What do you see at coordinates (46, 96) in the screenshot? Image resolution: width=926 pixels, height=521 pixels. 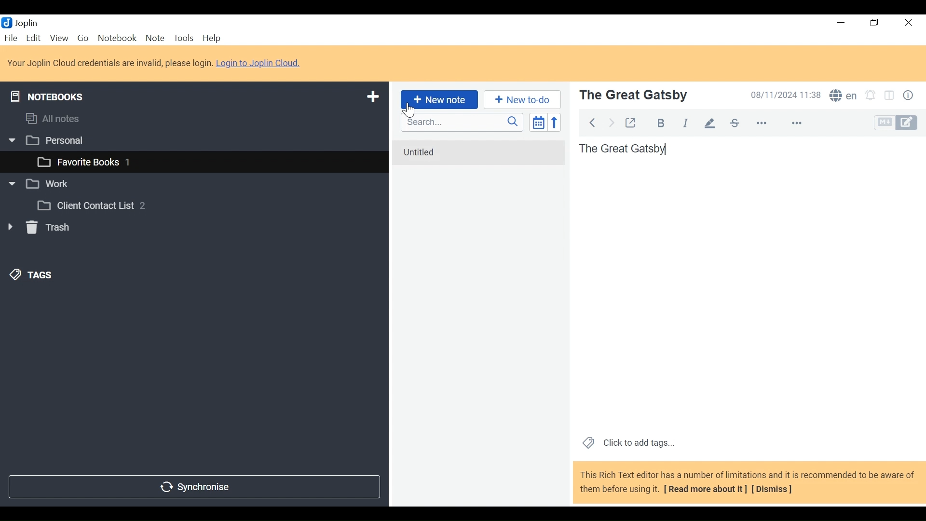 I see `Notebooks` at bounding box center [46, 96].